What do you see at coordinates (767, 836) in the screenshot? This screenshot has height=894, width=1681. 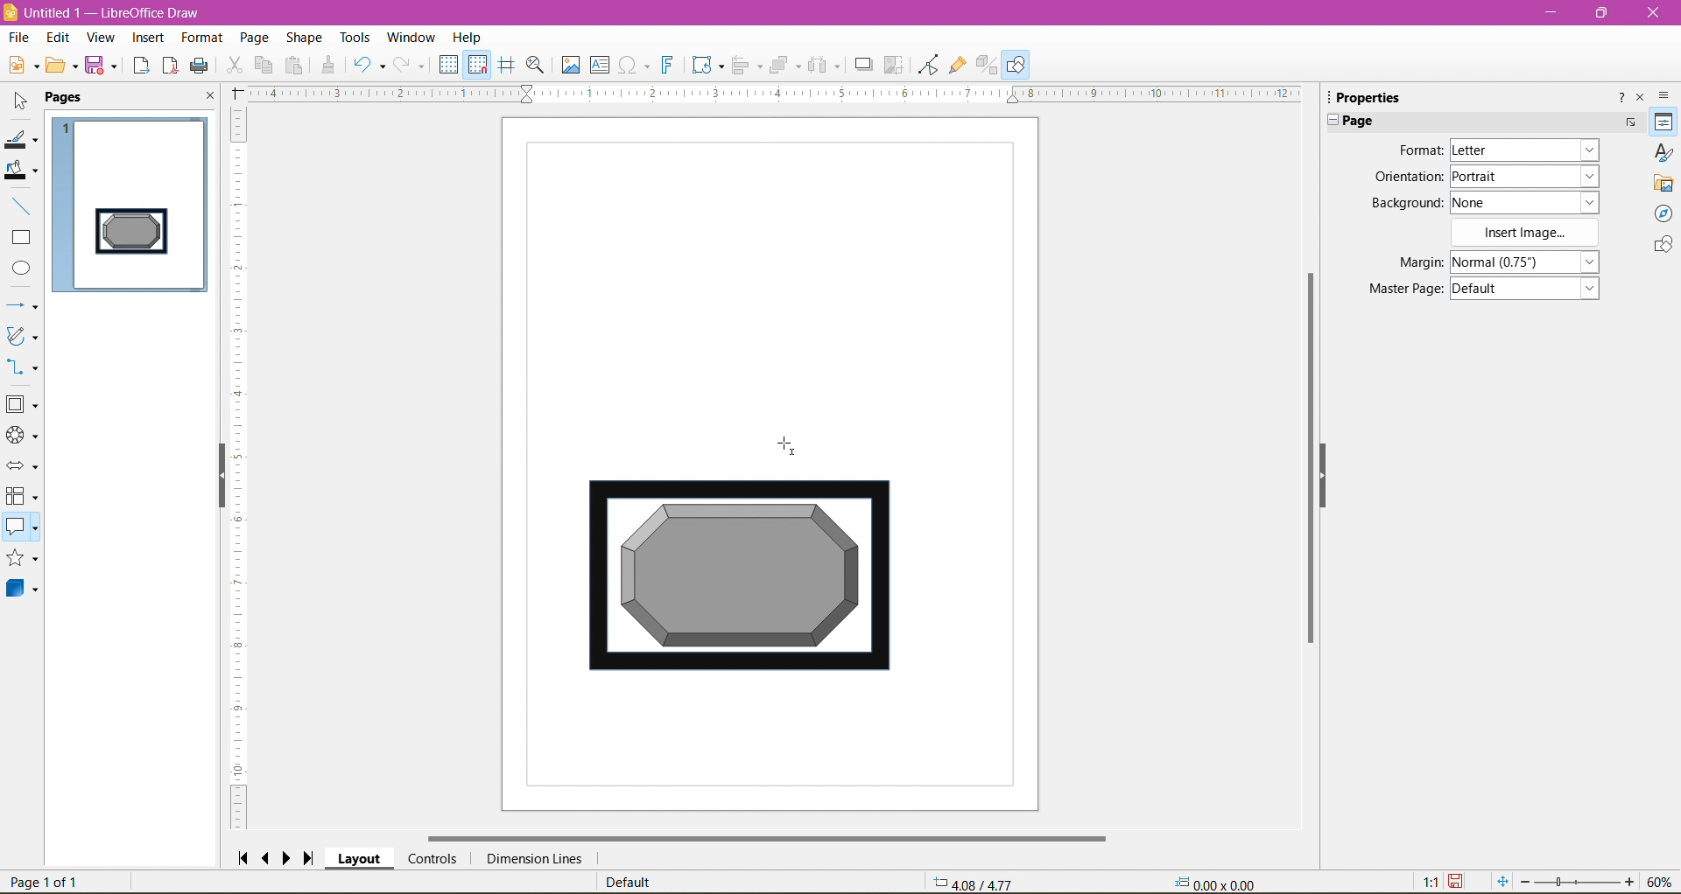 I see `Horizontal Scroll Bar` at bounding box center [767, 836].